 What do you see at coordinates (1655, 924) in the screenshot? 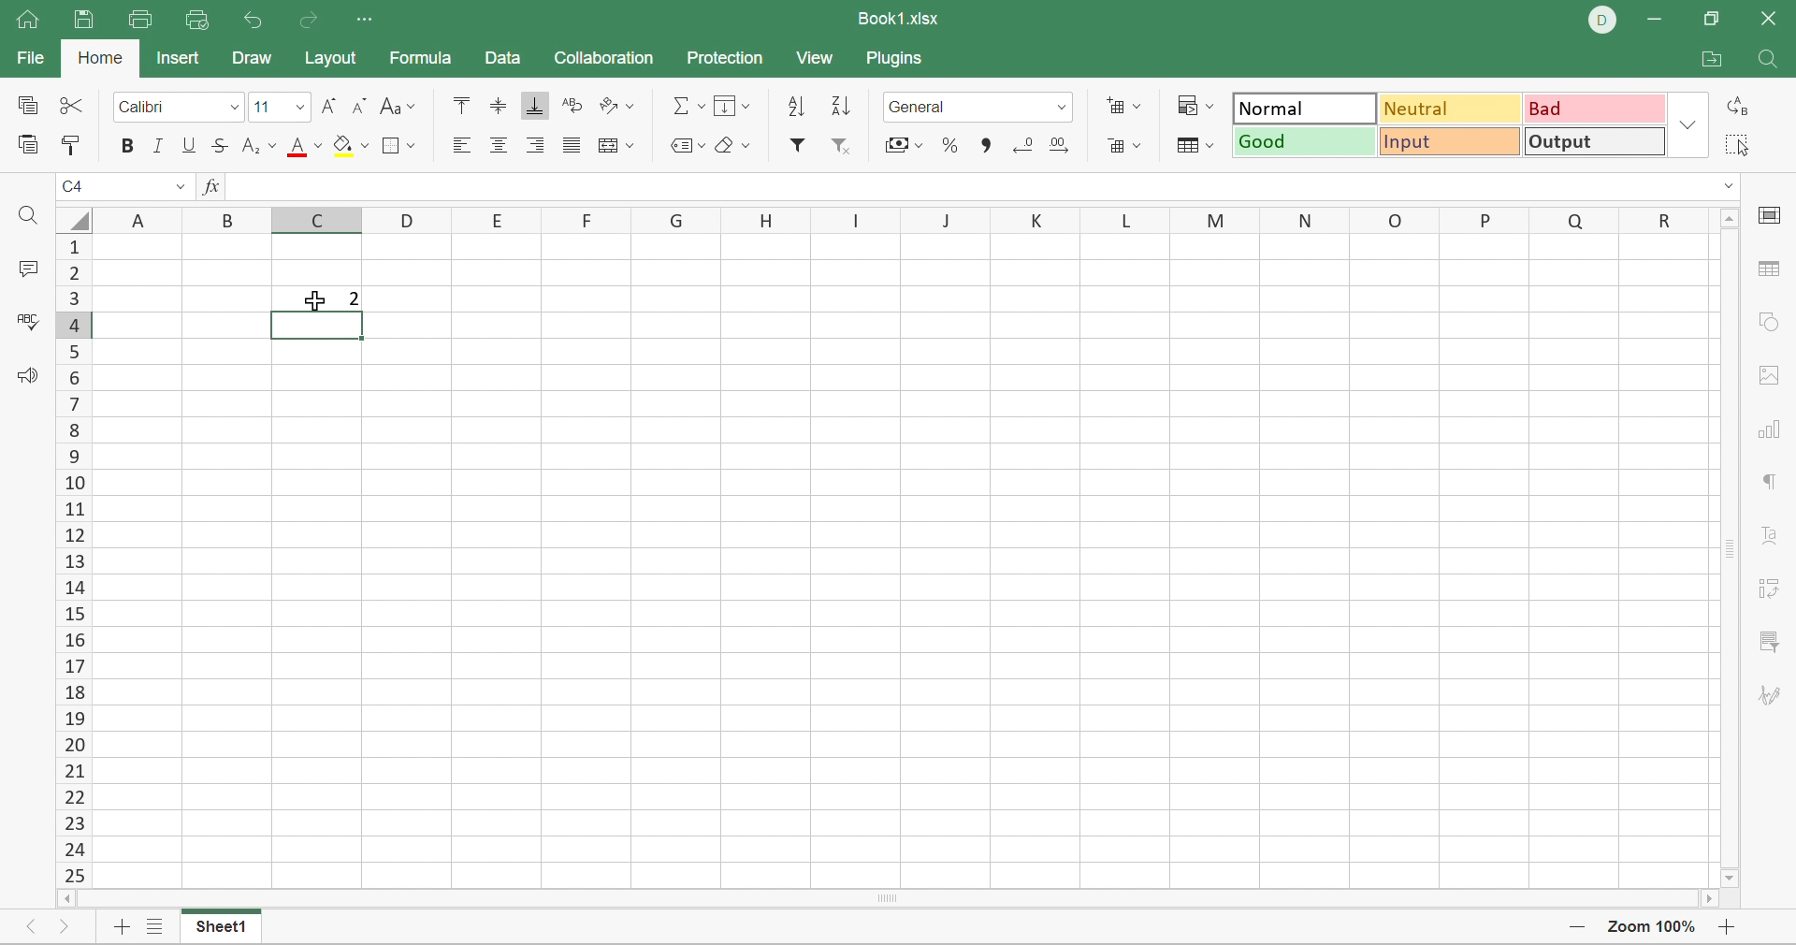
I see `Zoom 100%` at bounding box center [1655, 924].